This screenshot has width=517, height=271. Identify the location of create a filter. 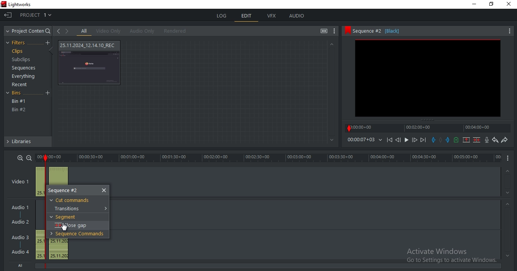
(47, 43).